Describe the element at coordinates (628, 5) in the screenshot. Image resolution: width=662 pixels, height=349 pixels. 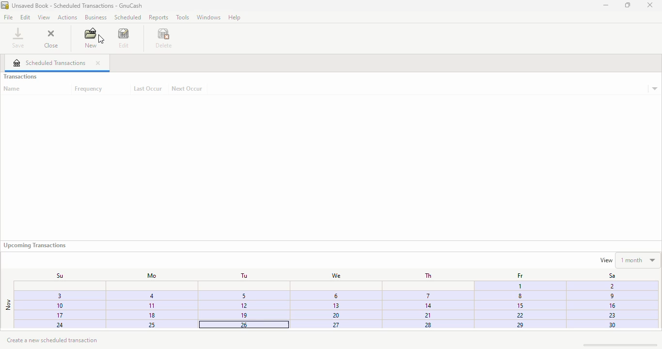
I see `maximize` at that location.